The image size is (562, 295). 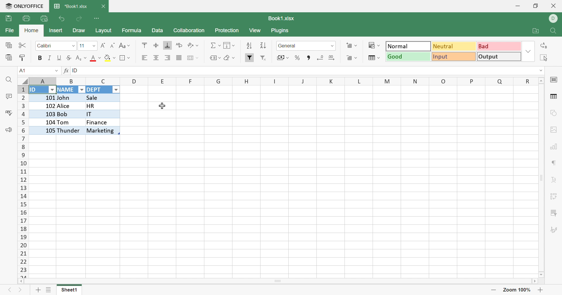 I want to click on Feedback & Support, so click(x=7, y=130).